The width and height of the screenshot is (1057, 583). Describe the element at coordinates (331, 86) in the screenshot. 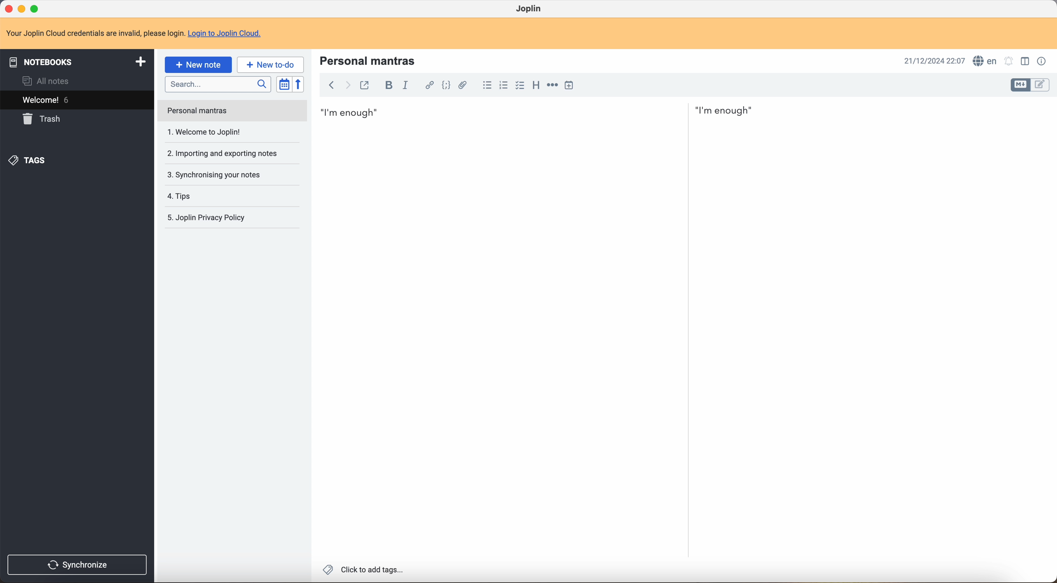

I see `back` at that location.